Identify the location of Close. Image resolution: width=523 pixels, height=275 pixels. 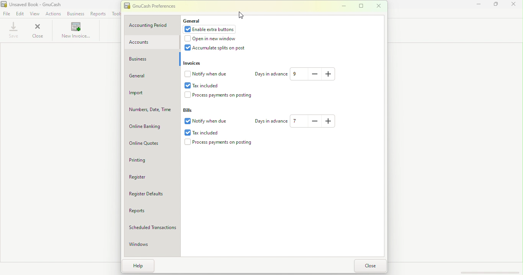
(368, 268).